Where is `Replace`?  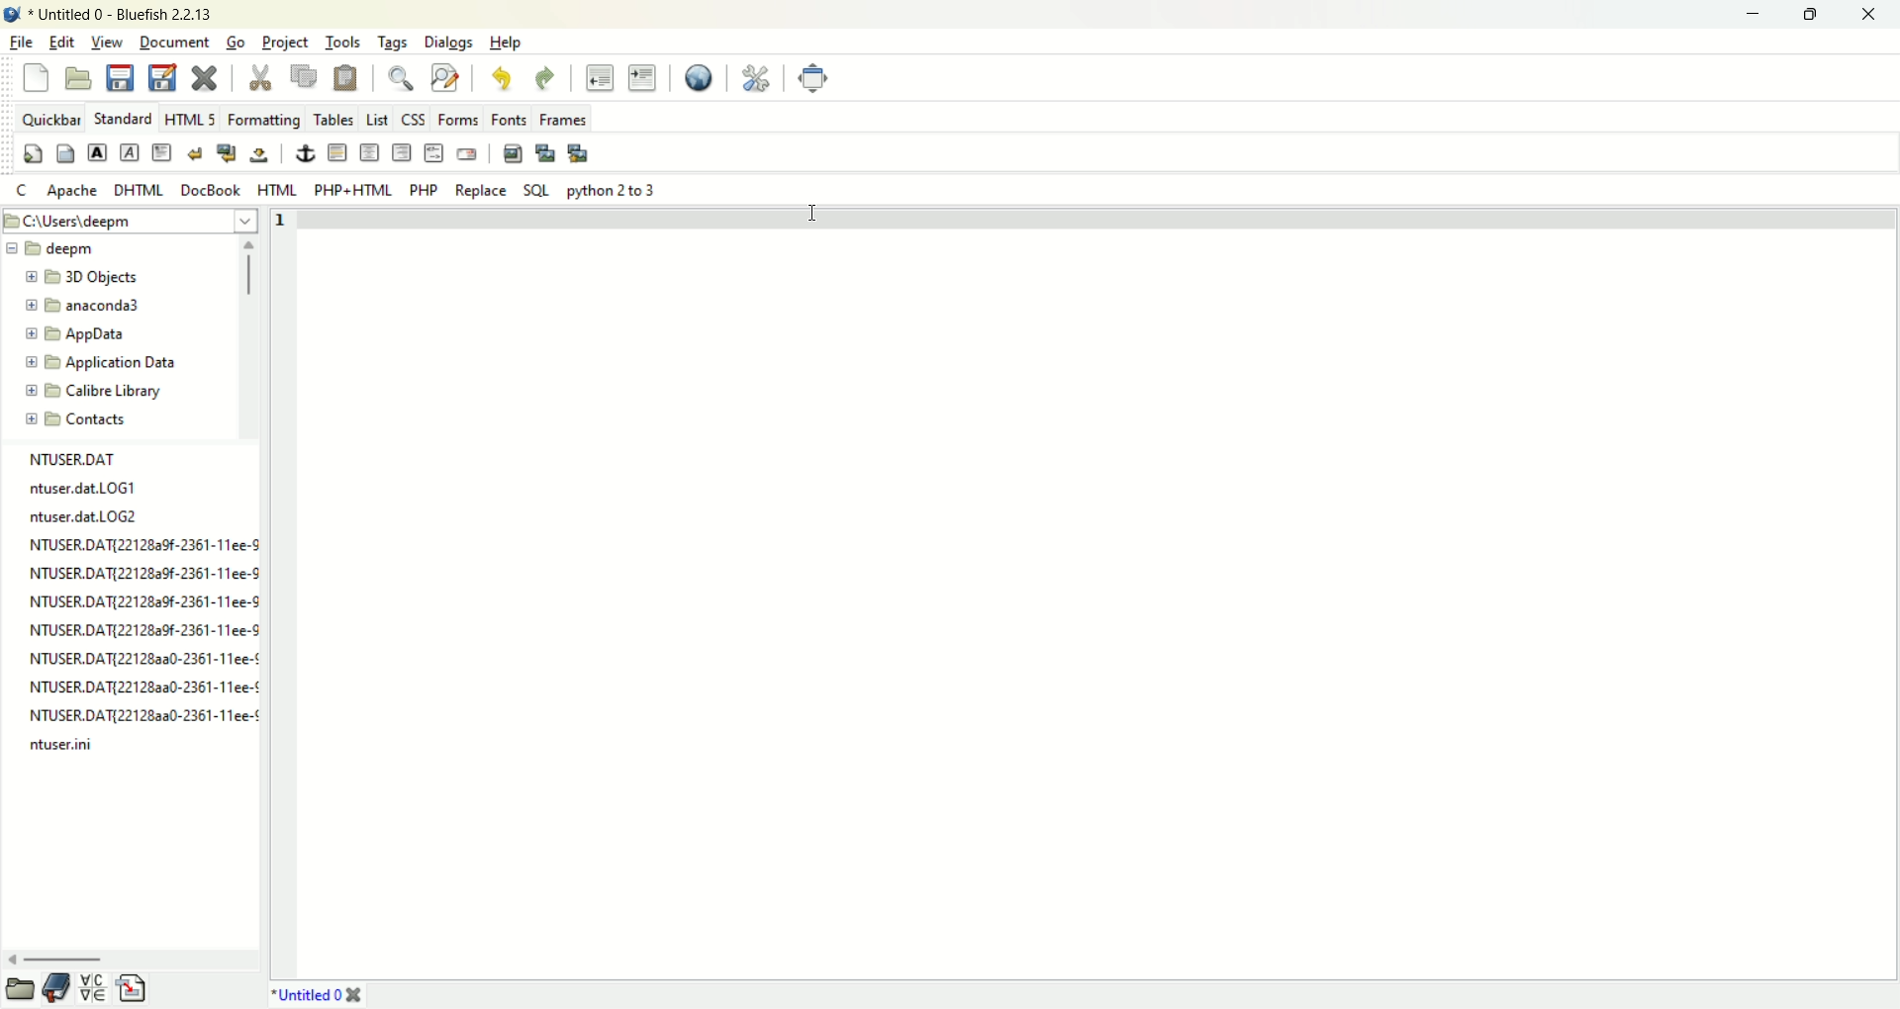
Replace is located at coordinates (480, 192).